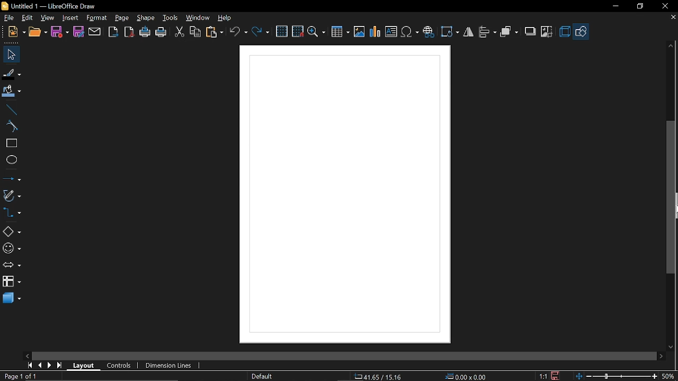  What do you see at coordinates (147, 19) in the screenshot?
I see `shape` at bounding box center [147, 19].